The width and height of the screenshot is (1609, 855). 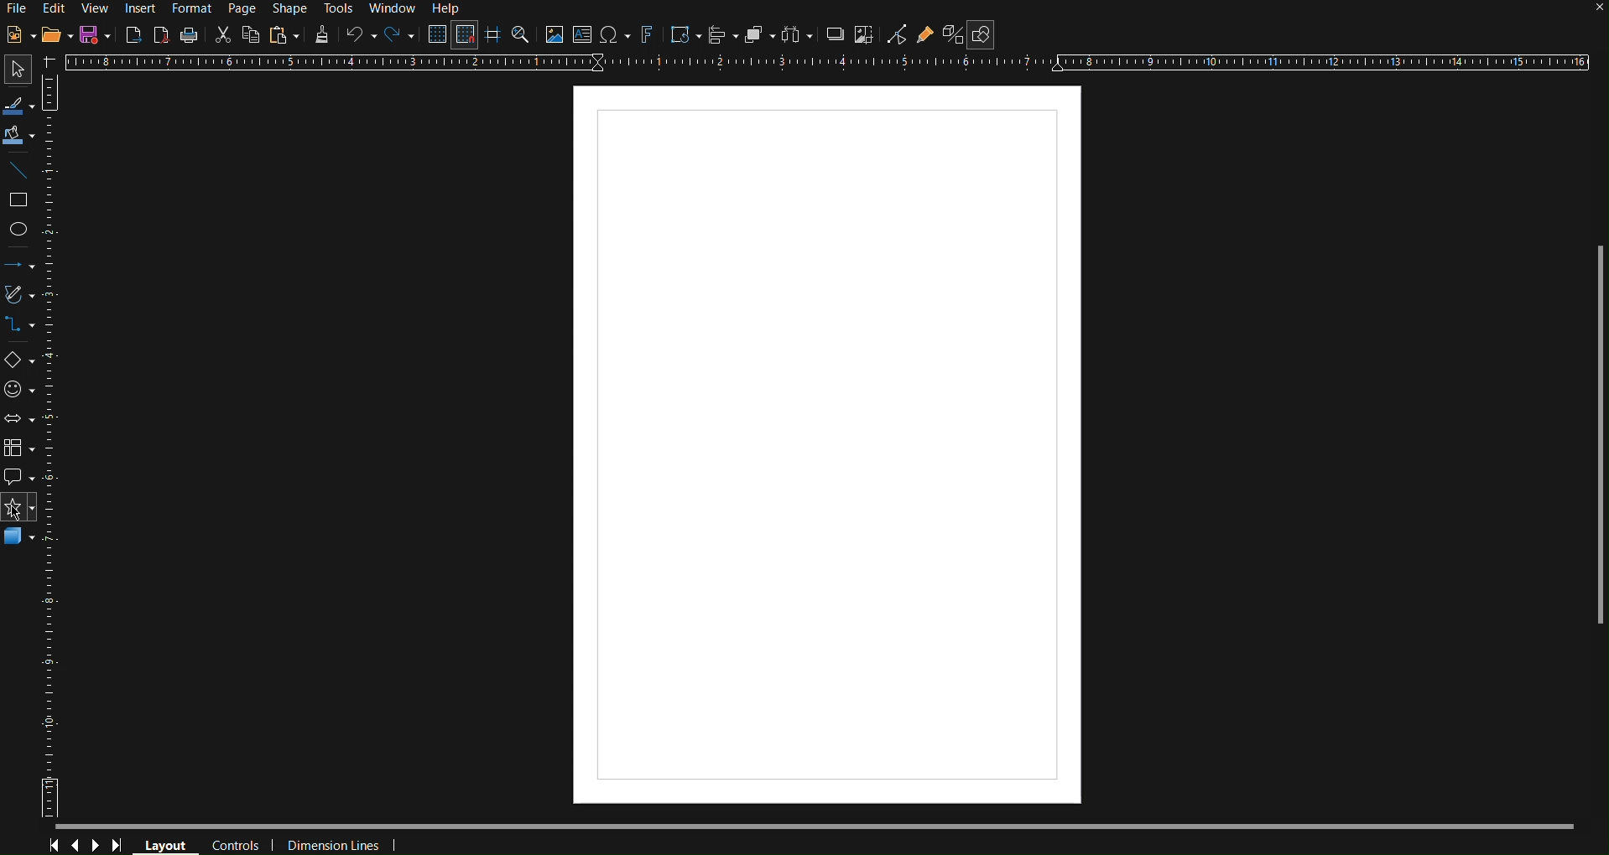 What do you see at coordinates (23, 231) in the screenshot?
I see `Ellipse` at bounding box center [23, 231].